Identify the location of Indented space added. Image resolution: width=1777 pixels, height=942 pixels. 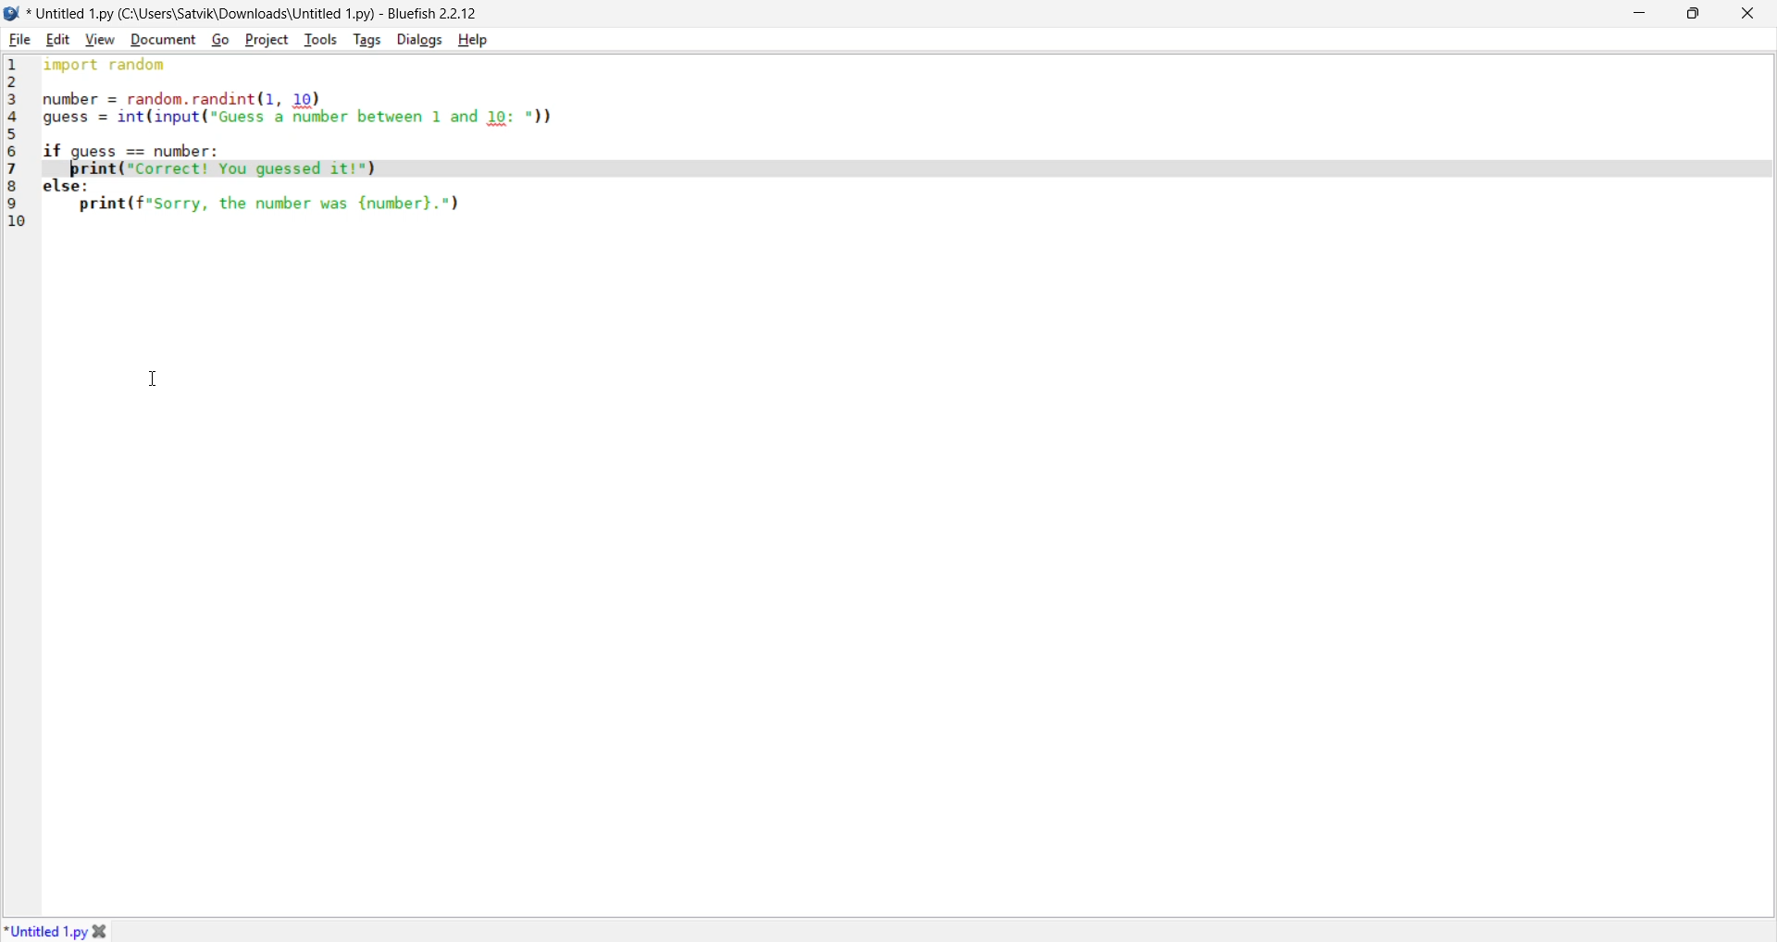
(834, 169).